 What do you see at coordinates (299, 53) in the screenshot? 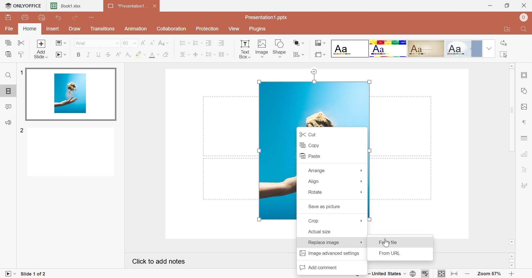
I see `Arrange shape` at bounding box center [299, 53].